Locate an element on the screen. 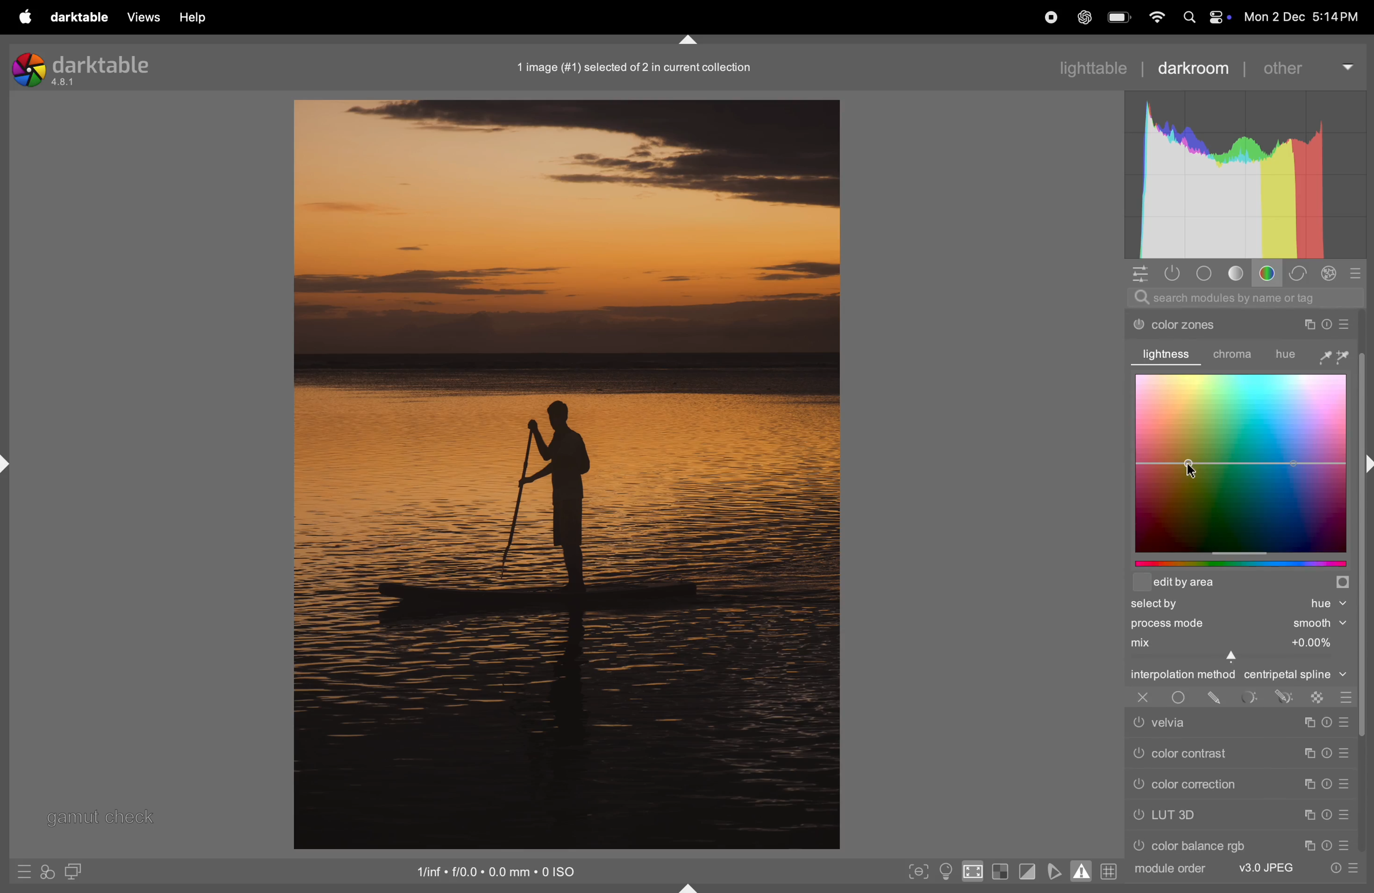  Copy is located at coordinates (1308, 722).